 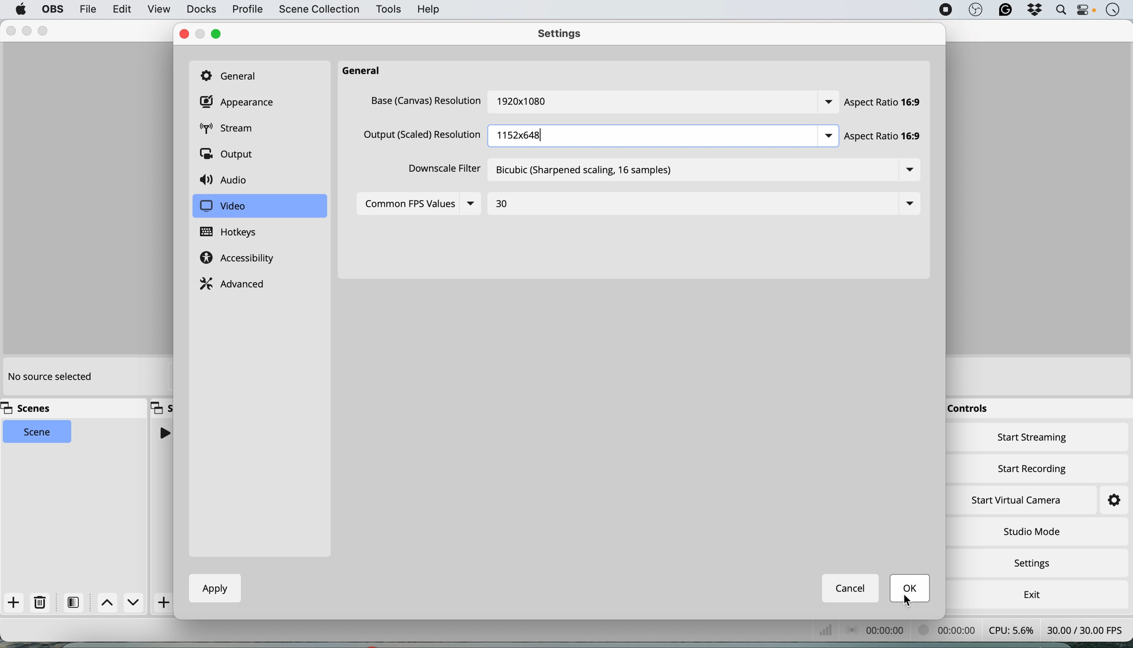 I want to click on audio, so click(x=227, y=181).